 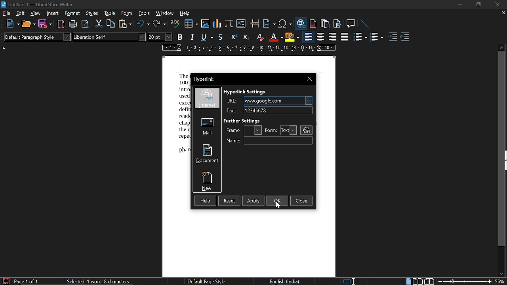 I want to click on print, so click(x=72, y=24).